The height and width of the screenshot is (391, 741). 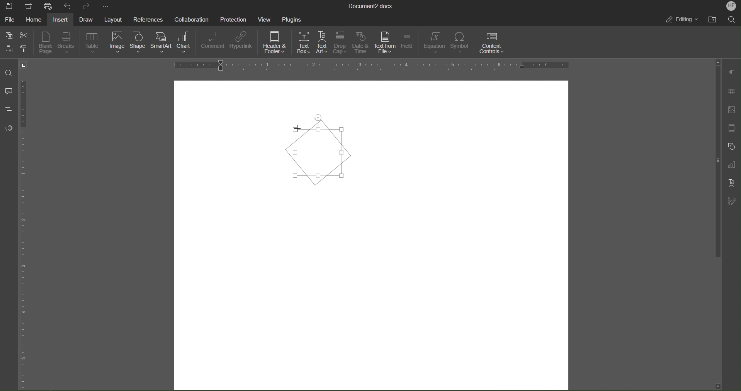 What do you see at coordinates (25, 34) in the screenshot?
I see `Cut` at bounding box center [25, 34].